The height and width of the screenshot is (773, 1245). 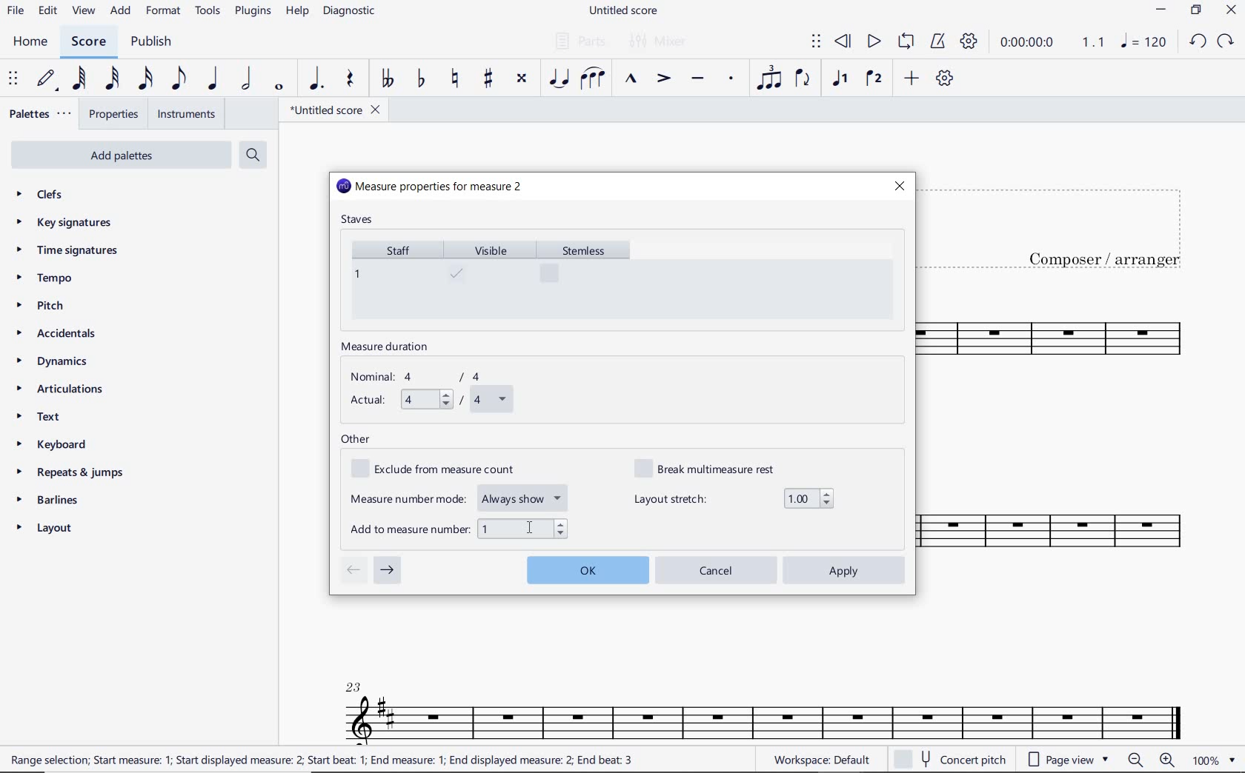 I want to click on exclude from measure count, so click(x=442, y=469).